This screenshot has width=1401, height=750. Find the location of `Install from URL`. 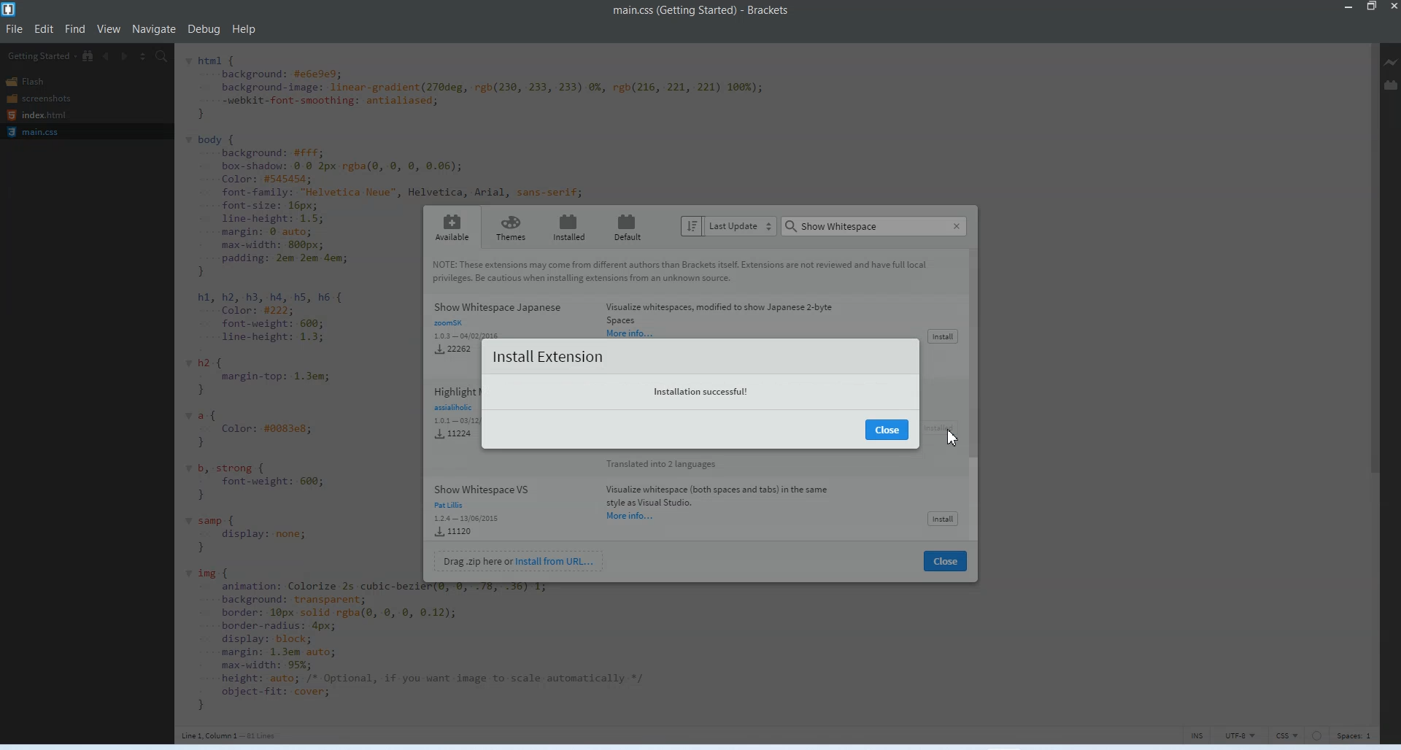

Install from URL is located at coordinates (522, 560).